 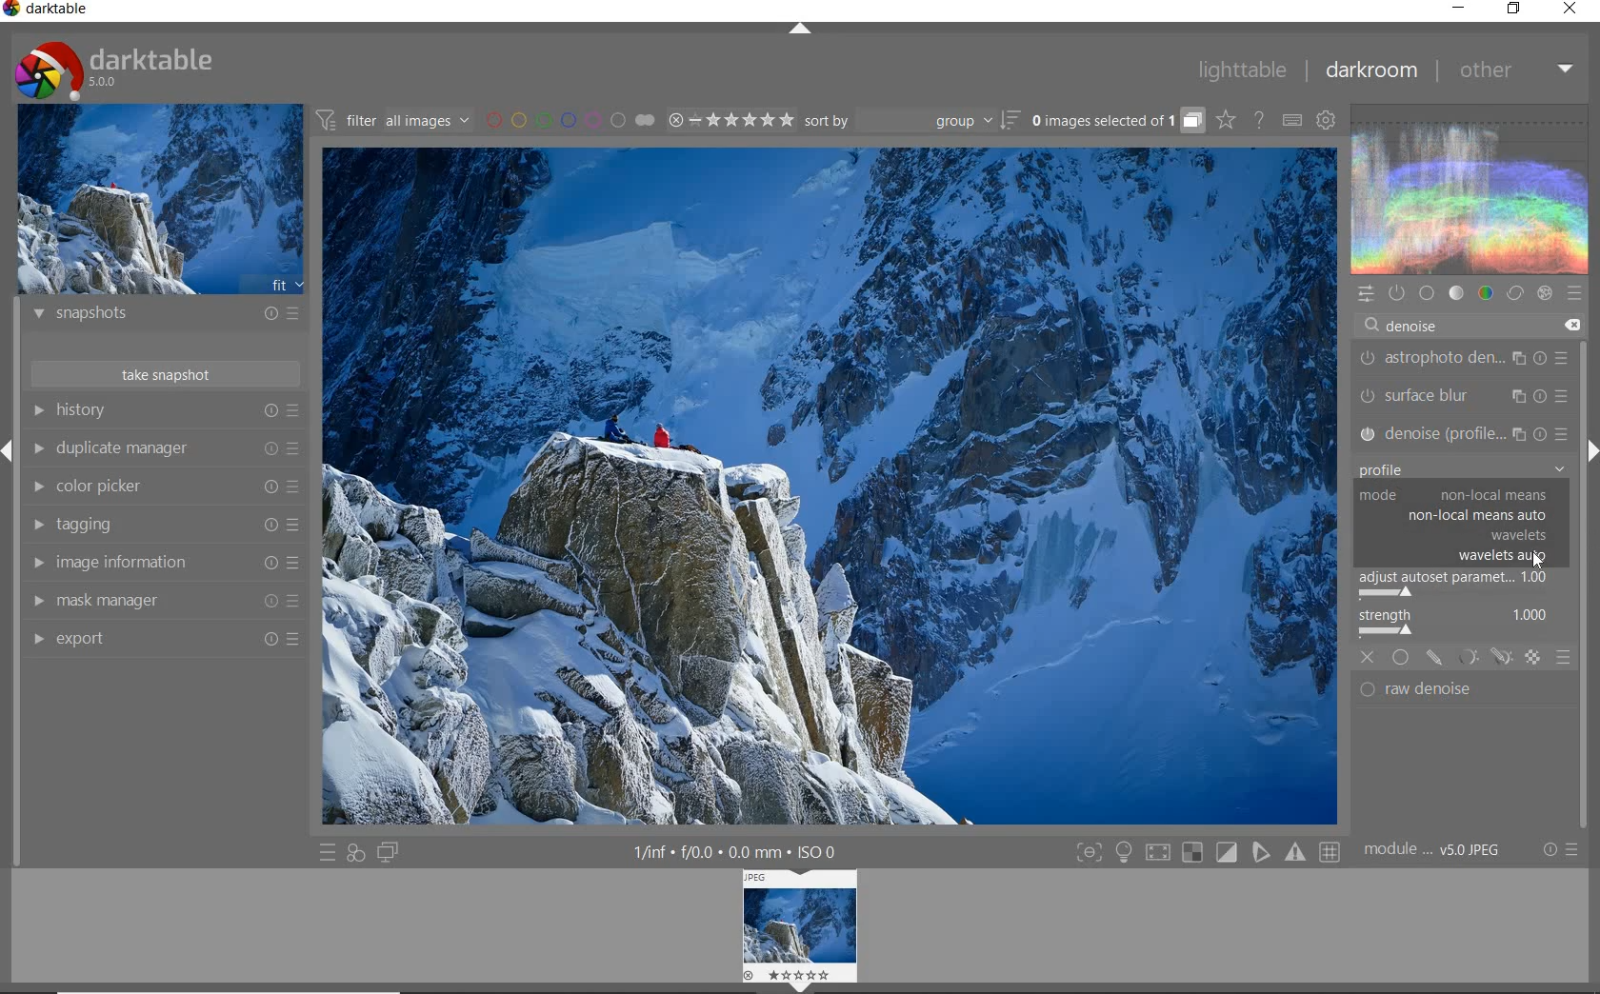 I want to click on waveform, so click(x=1471, y=188).